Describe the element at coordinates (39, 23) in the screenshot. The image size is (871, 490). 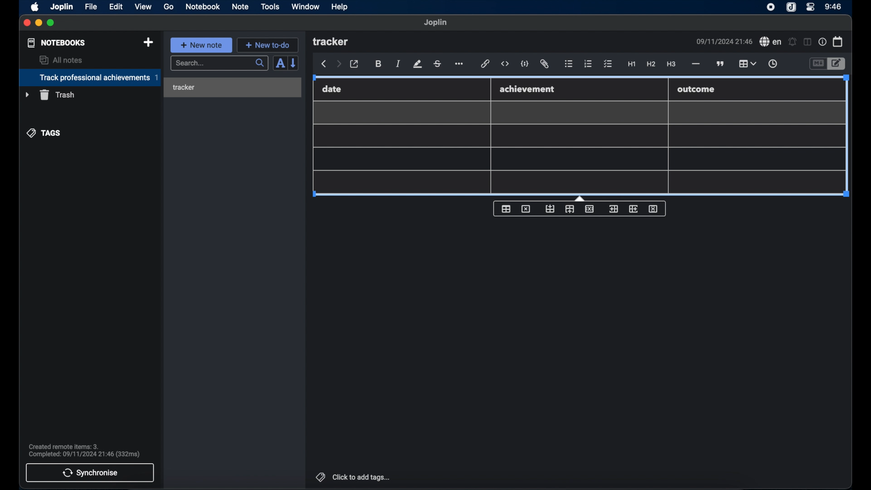
I see `minimize` at that location.